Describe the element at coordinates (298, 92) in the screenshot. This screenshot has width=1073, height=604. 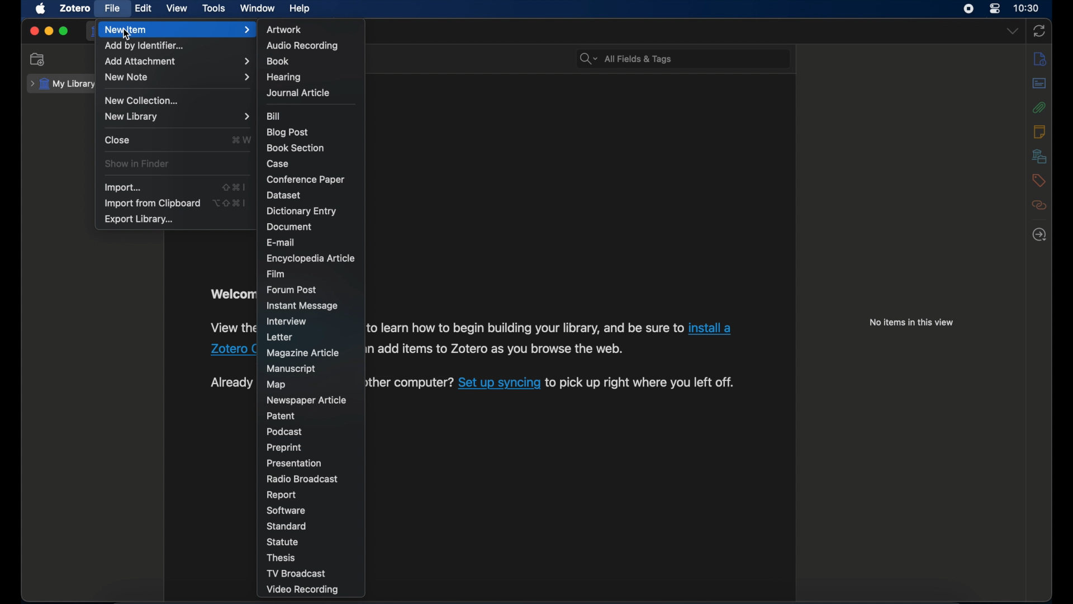
I see `journal article` at that location.